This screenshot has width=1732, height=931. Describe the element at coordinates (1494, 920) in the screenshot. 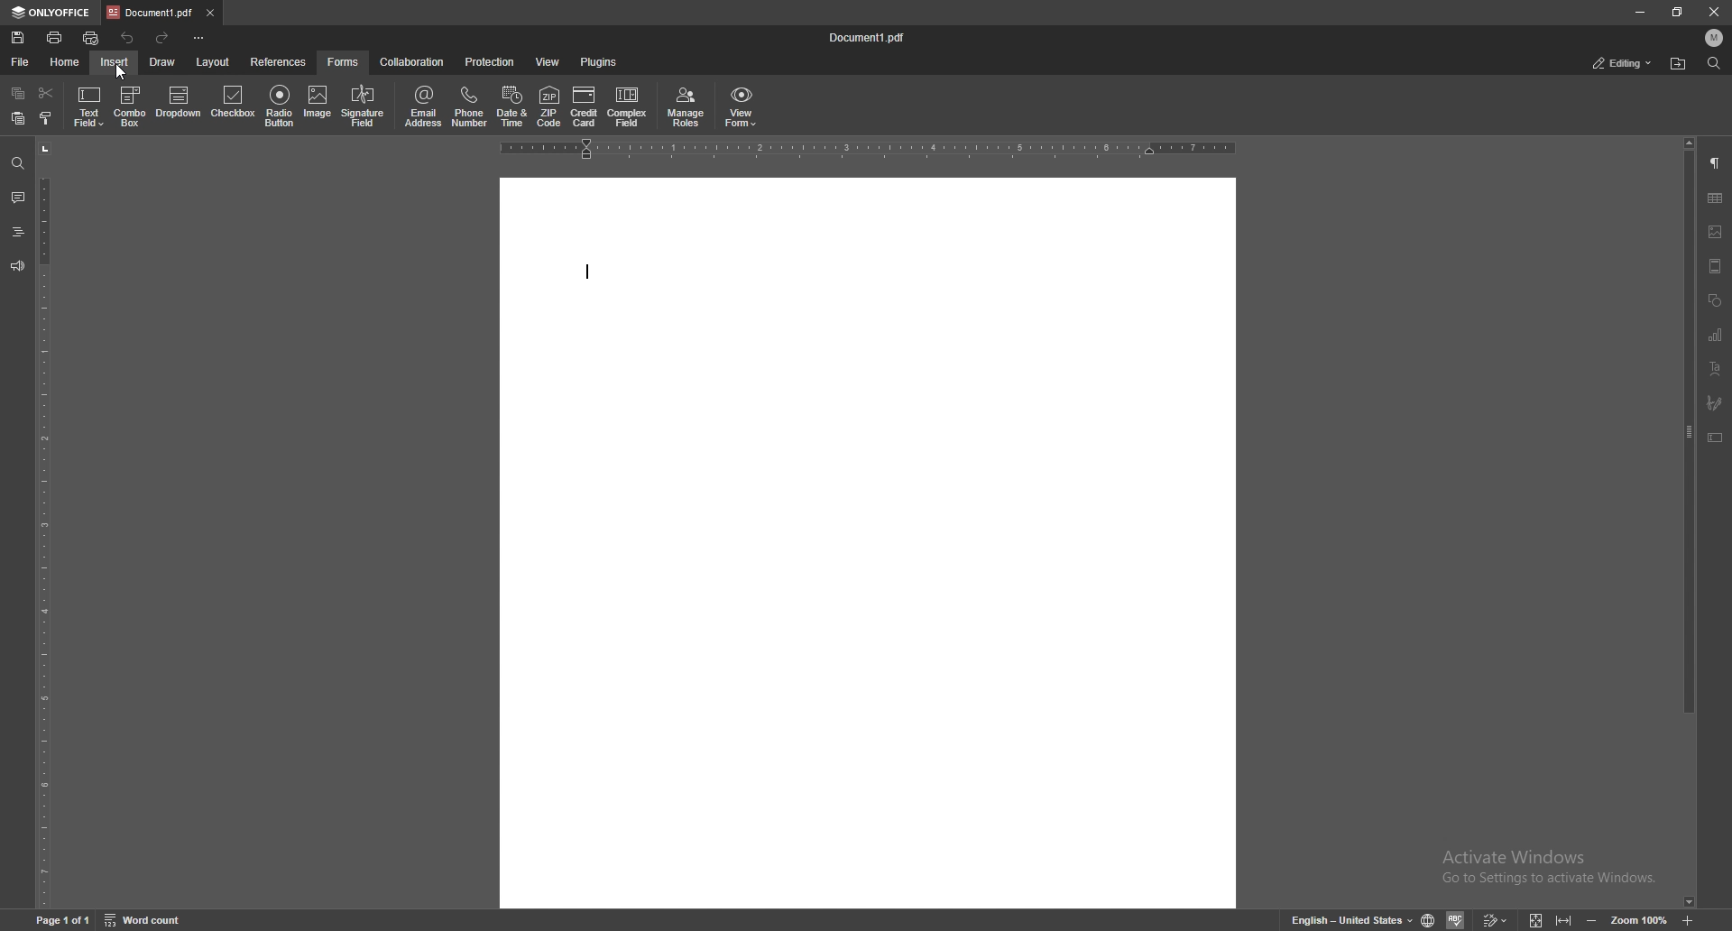

I see `track changes` at that location.